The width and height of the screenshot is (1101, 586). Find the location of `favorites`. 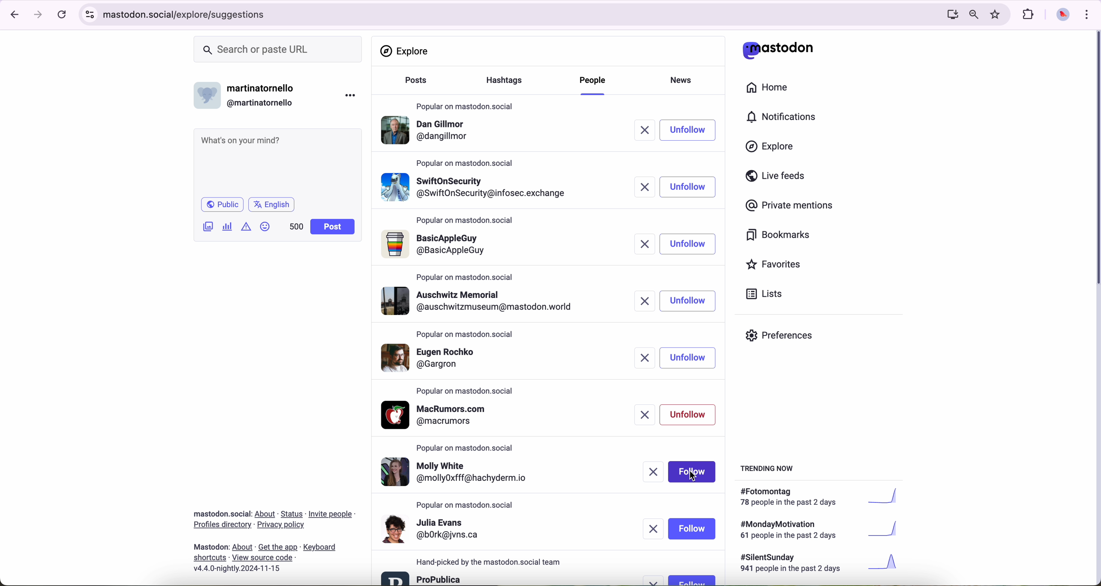

favorites is located at coordinates (777, 265).